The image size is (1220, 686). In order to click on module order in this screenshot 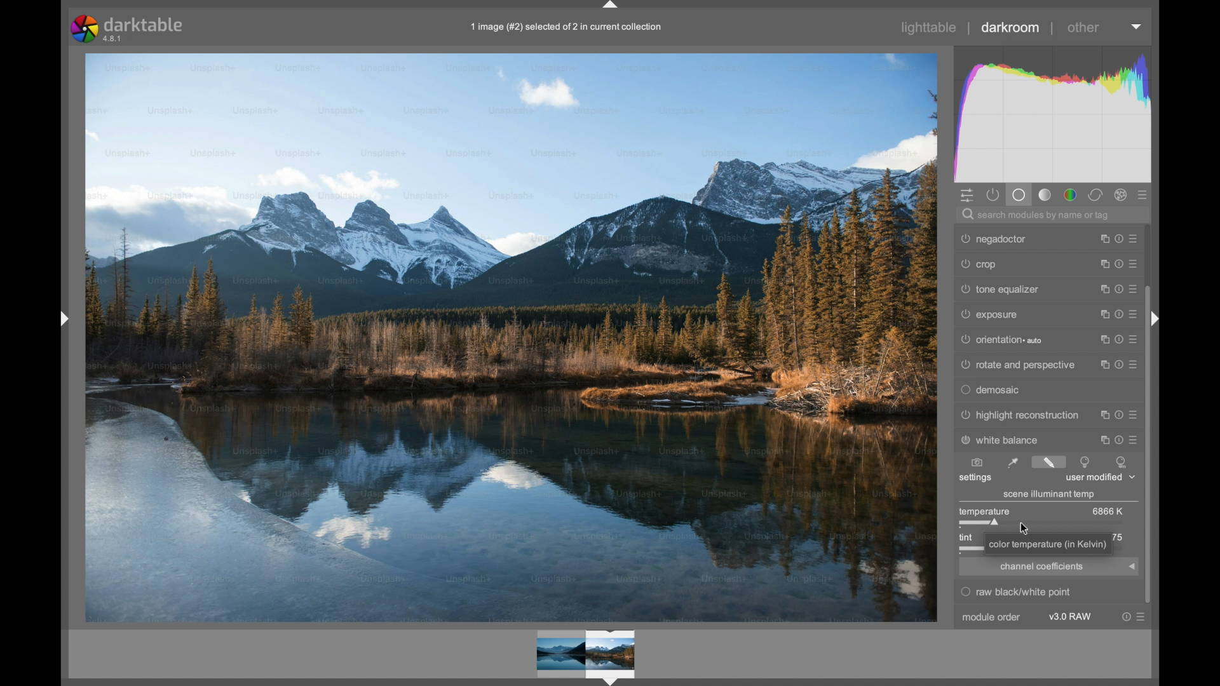, I will do `click(992, 618)`.